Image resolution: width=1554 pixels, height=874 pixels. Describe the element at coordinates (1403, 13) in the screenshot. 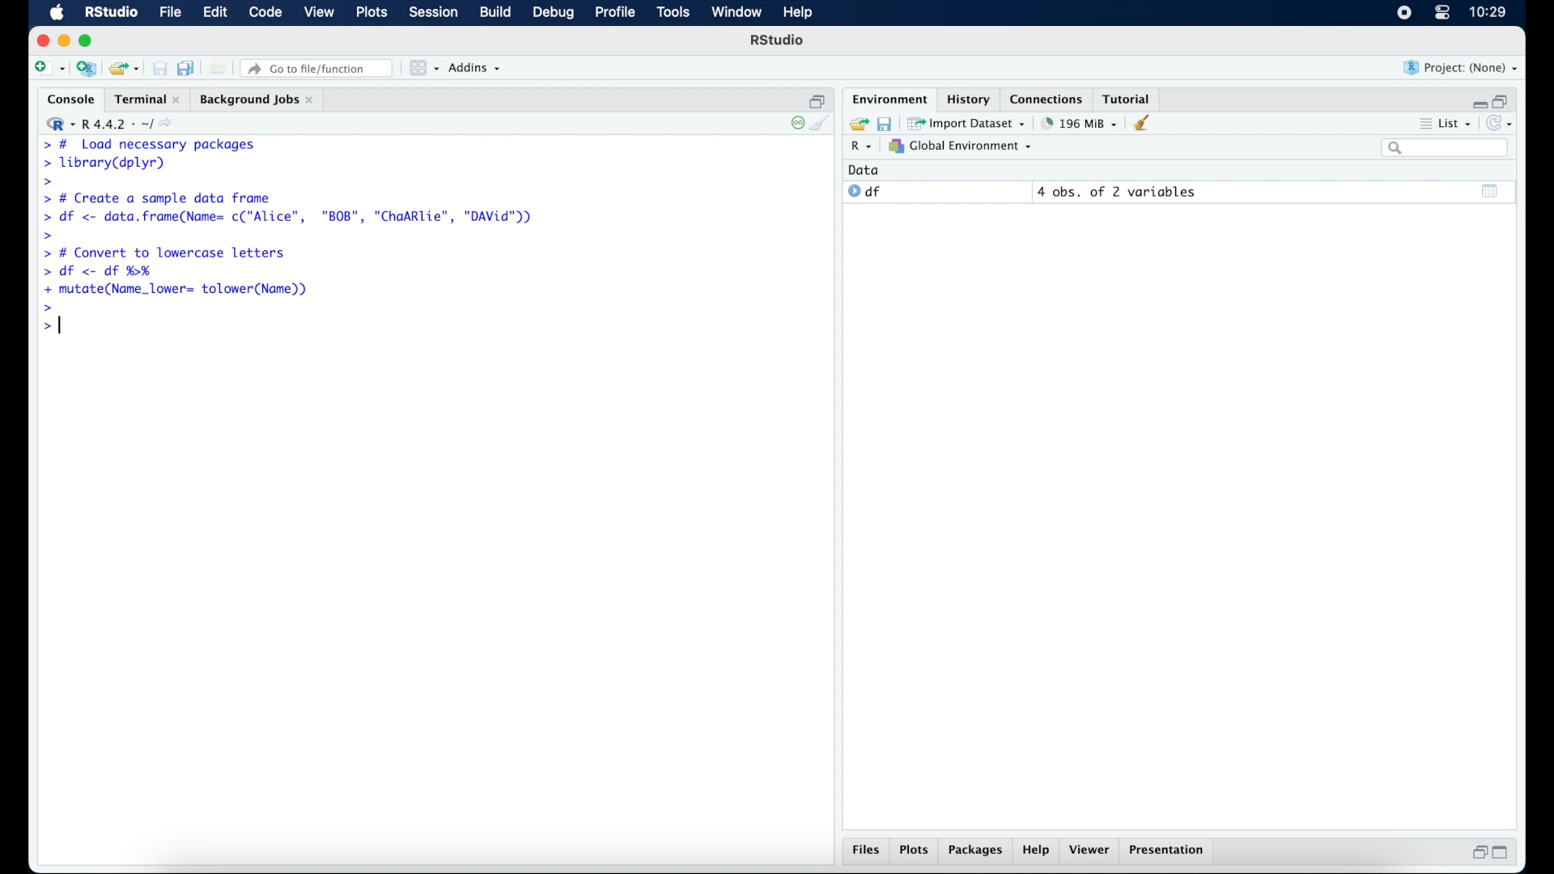

I see `screen recorder icon` at that location.